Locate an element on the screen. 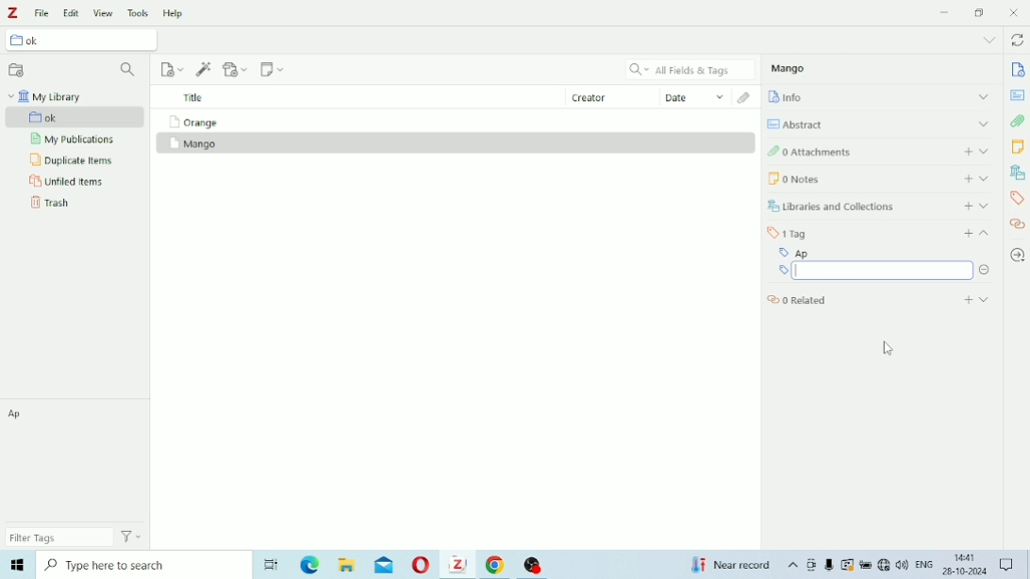  Related is located at coordinates (1018, 223).